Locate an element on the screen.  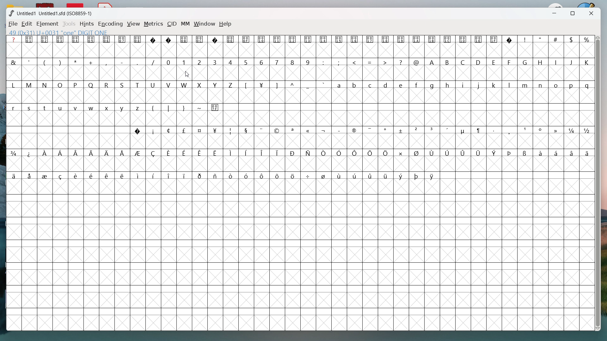
symbol is located at coordinates (122, 39).